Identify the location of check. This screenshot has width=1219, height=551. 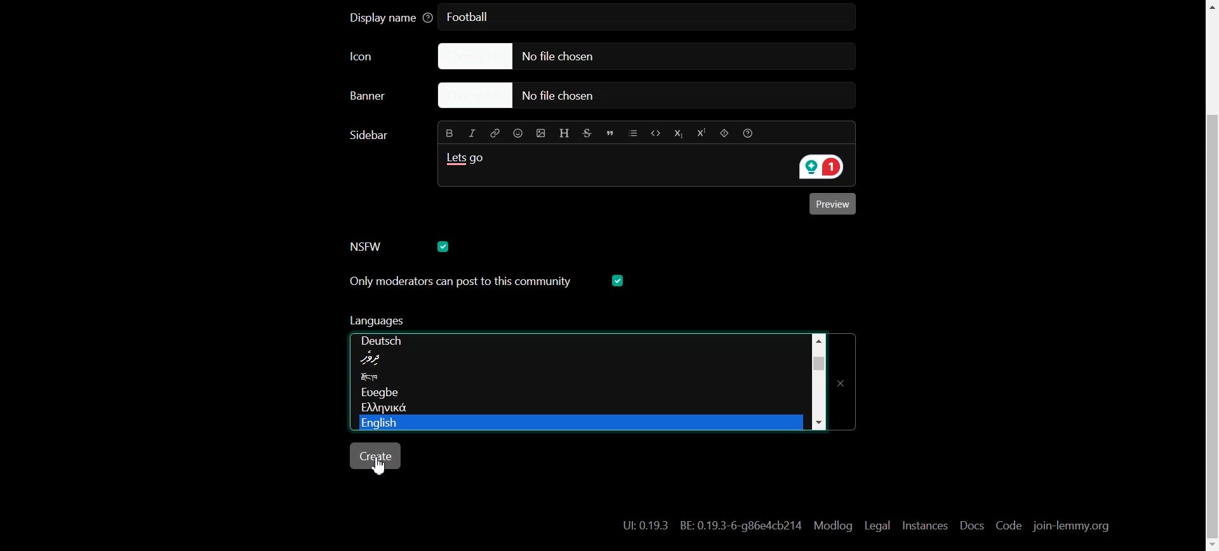
(445, 246).